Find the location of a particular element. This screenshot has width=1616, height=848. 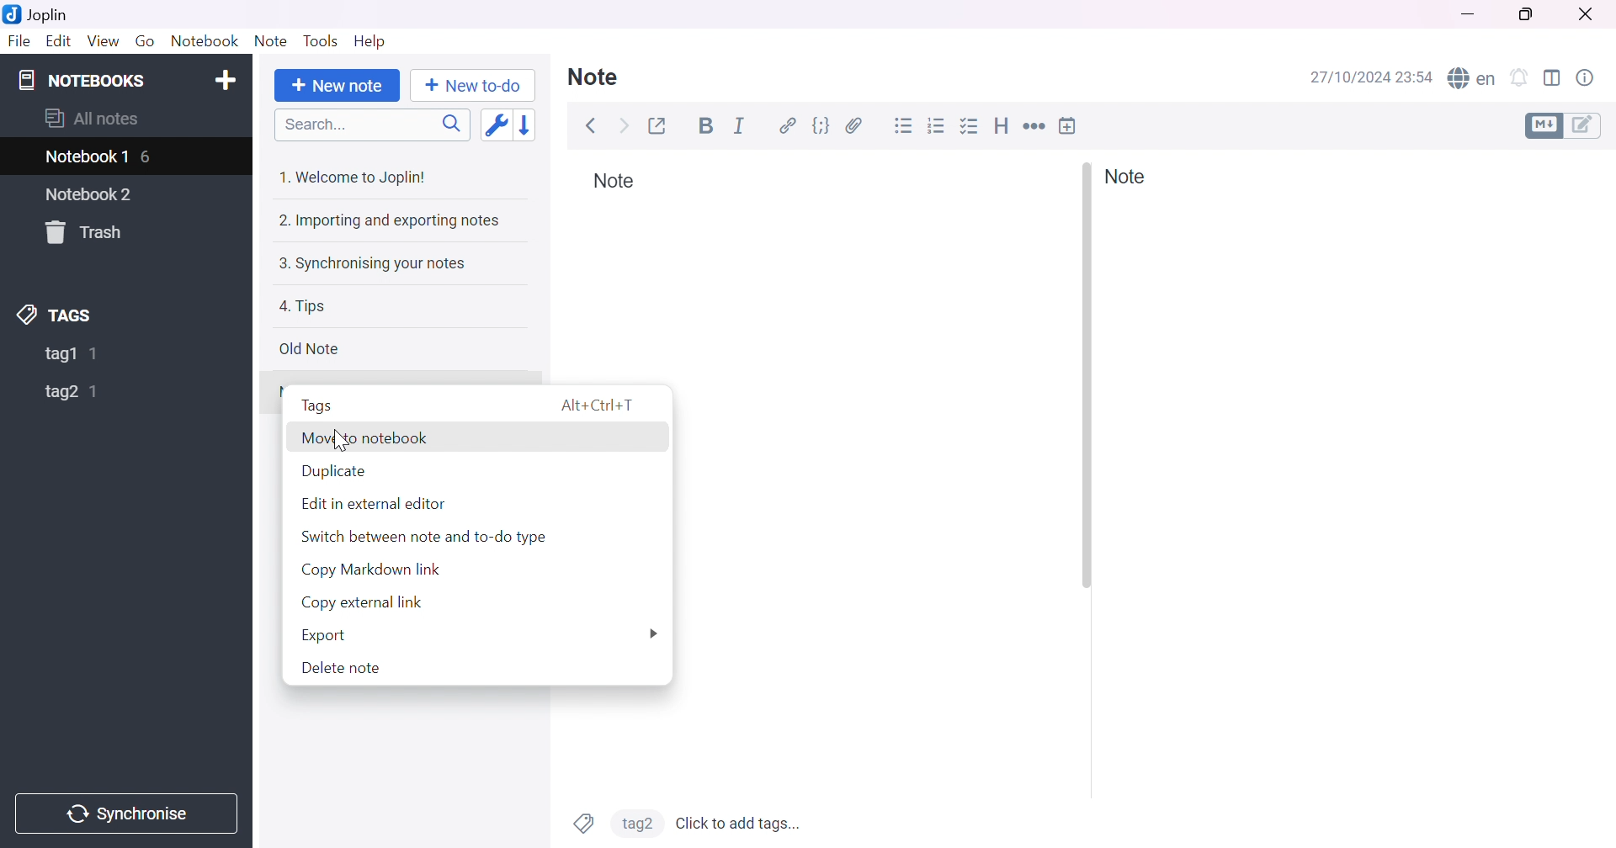

Search... is located at coordinates (311, 126).